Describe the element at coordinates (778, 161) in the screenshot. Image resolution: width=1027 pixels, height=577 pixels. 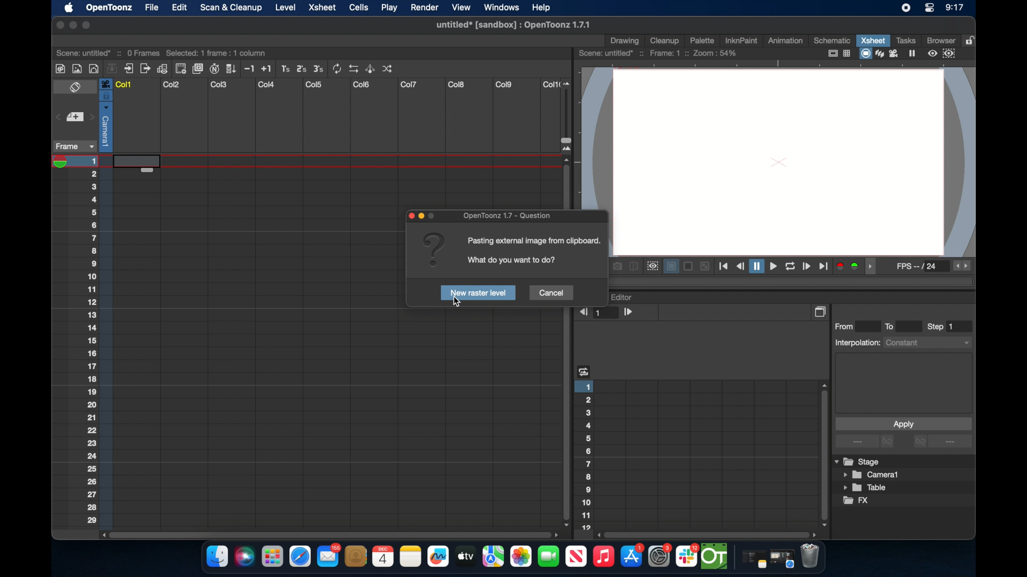
I see `canvas` at that location.